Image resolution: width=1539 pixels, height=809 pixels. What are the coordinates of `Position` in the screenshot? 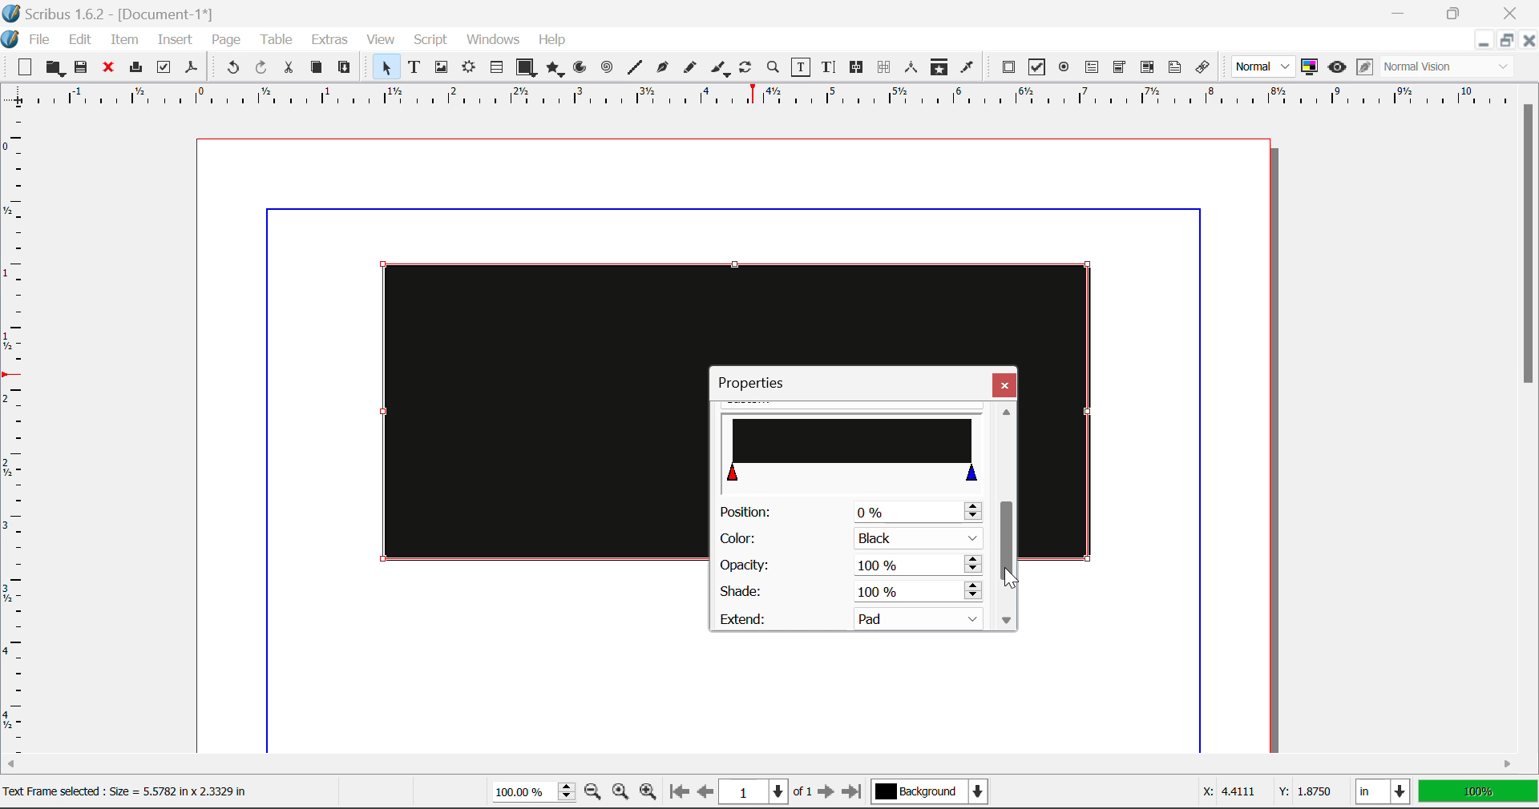 It's located at (850, 511).